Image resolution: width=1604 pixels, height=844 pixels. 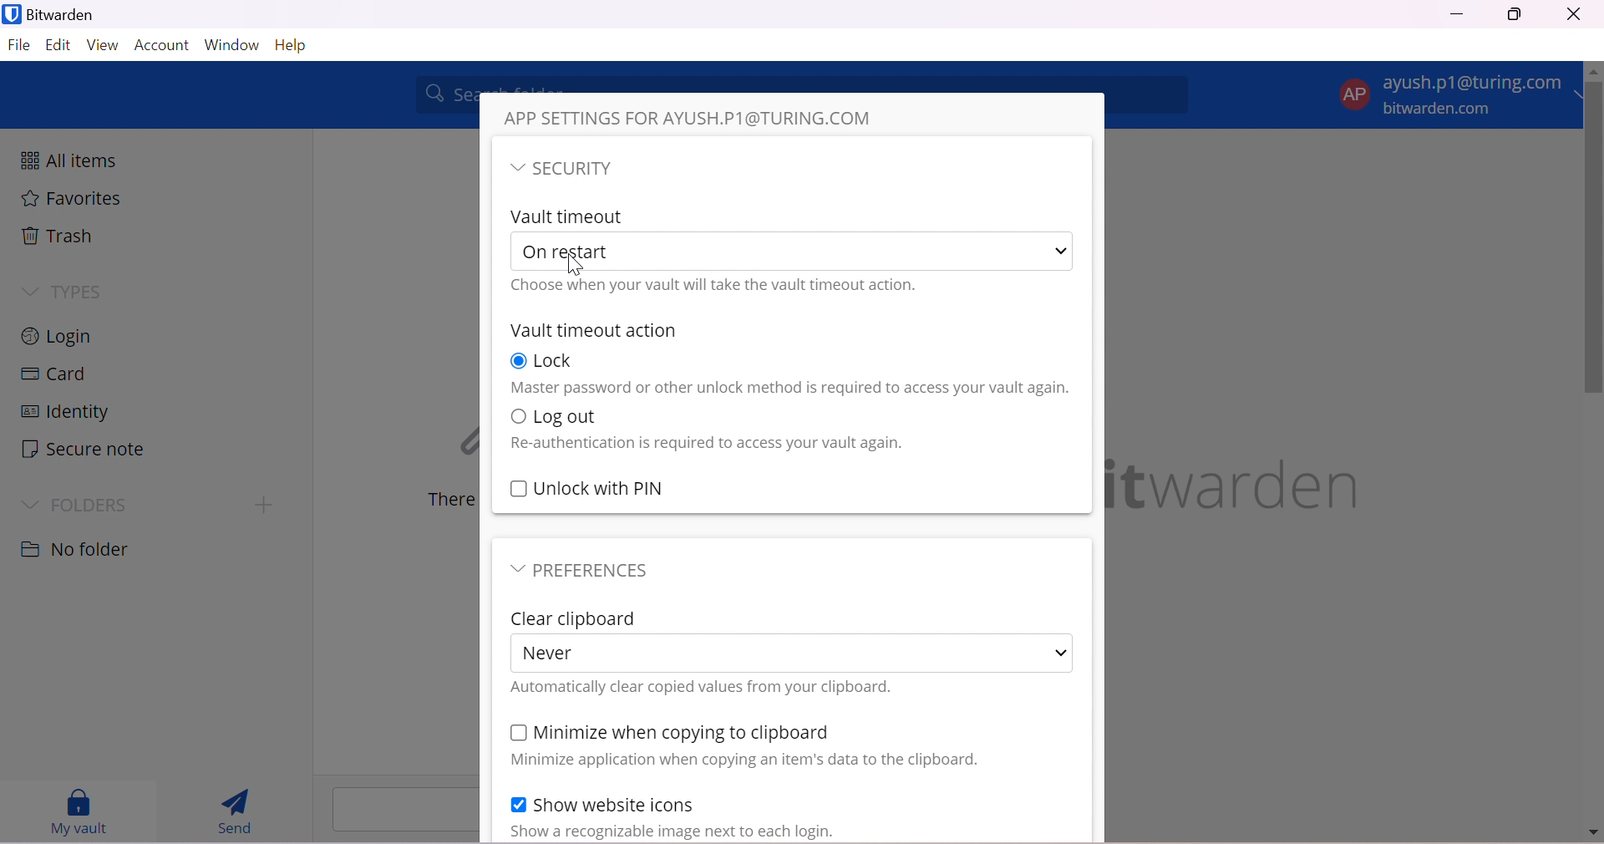 I want to click on , so click(x=614, y=806).